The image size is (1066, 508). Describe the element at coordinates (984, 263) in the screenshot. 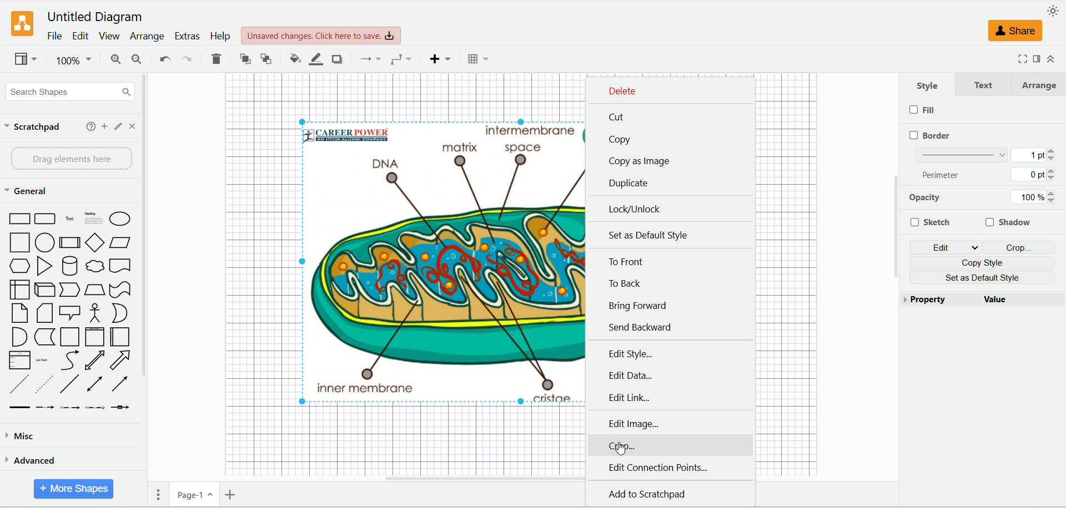

I see `copy style` at that location.